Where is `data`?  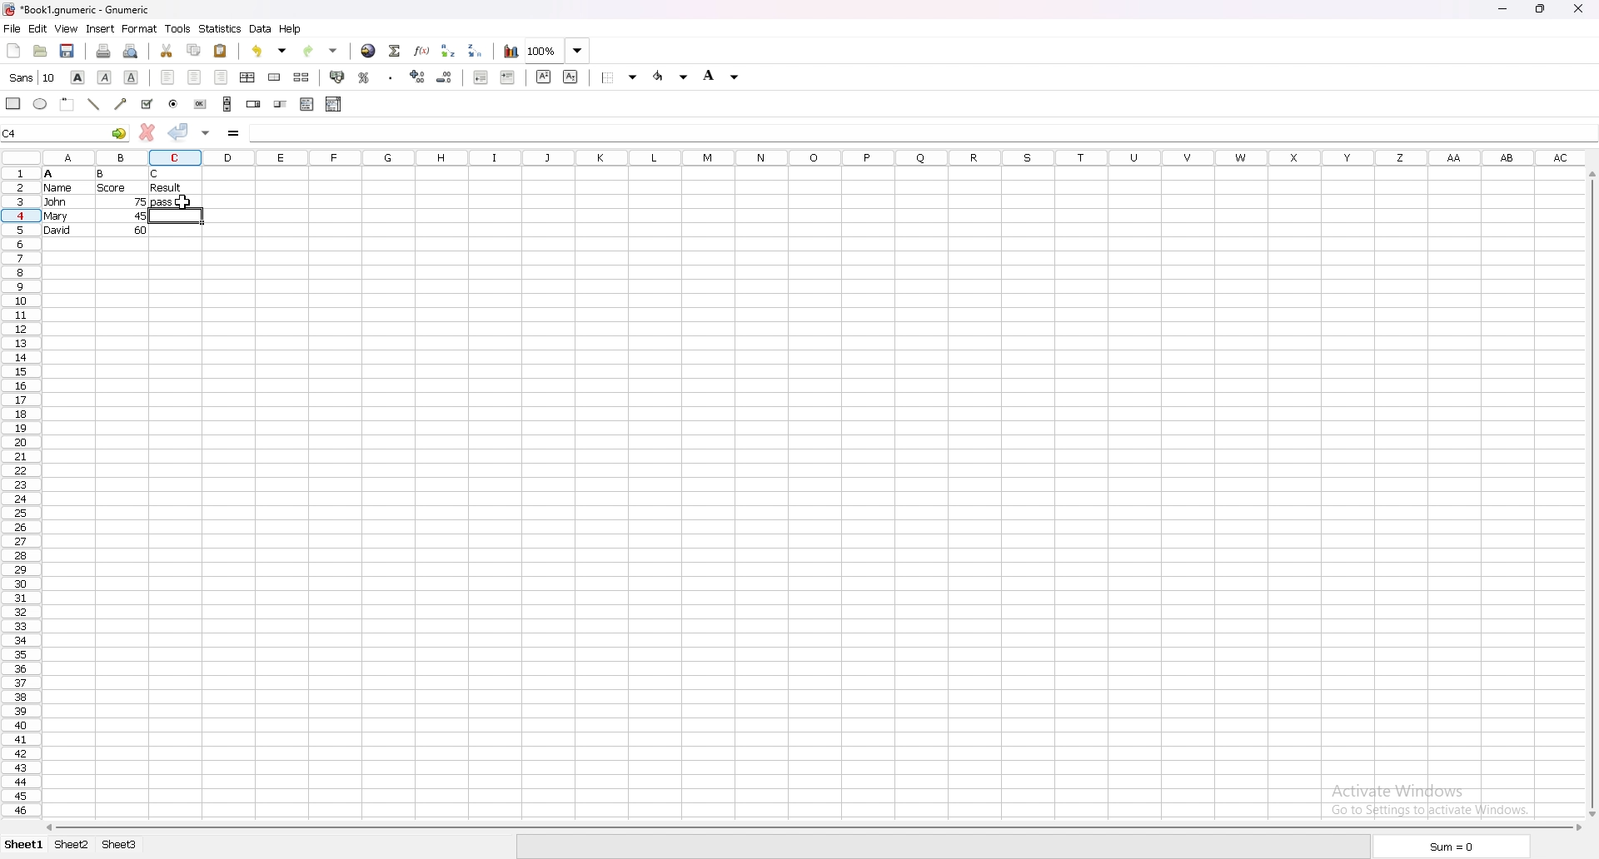
data is located at coordinates (260, 28).